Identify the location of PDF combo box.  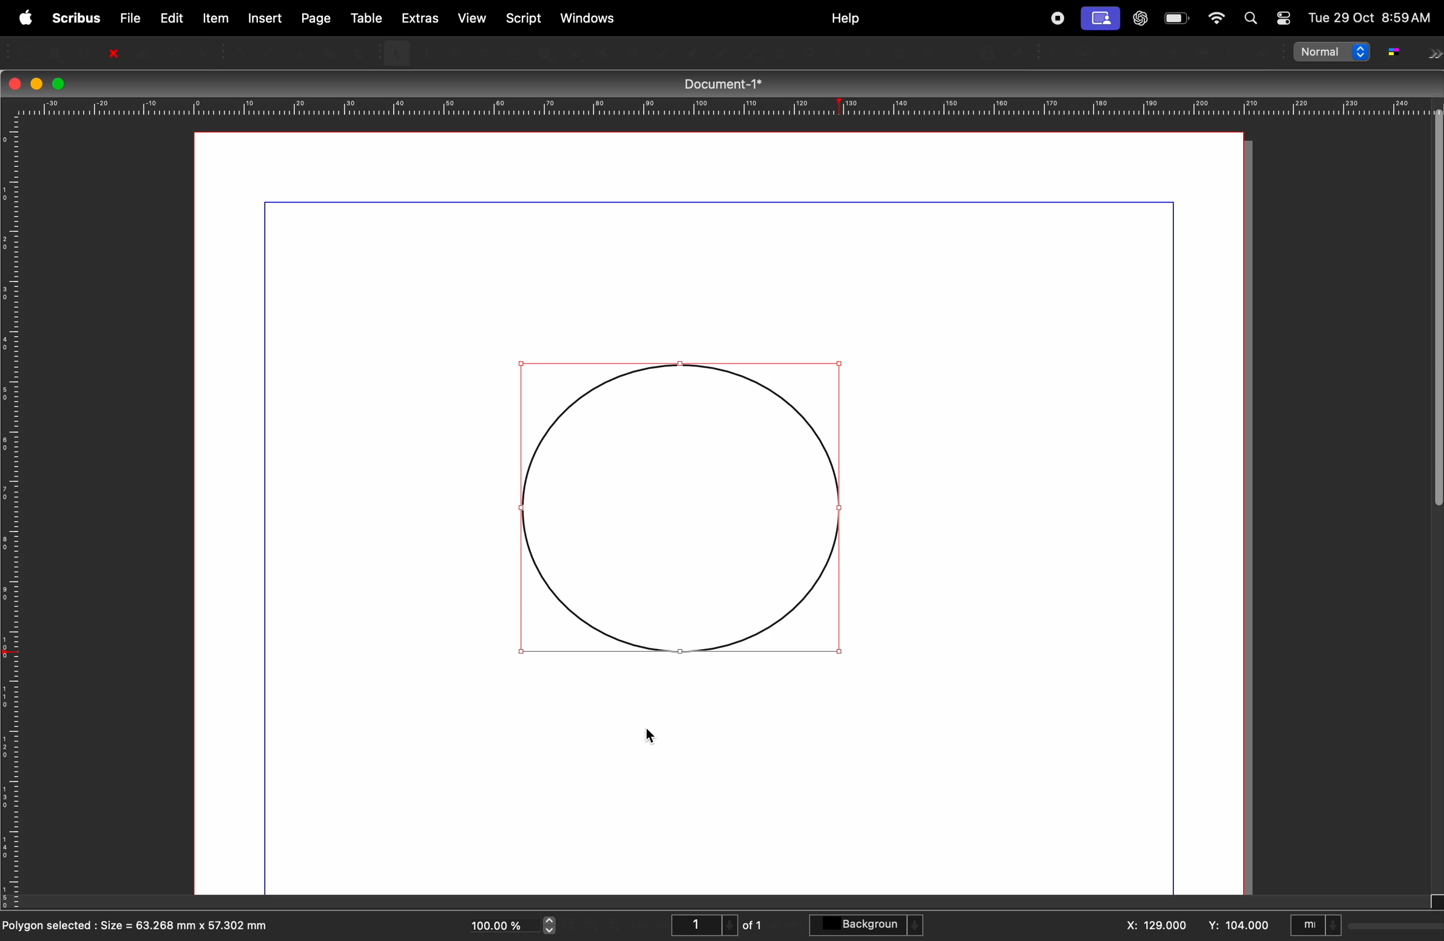
(1175, 53).